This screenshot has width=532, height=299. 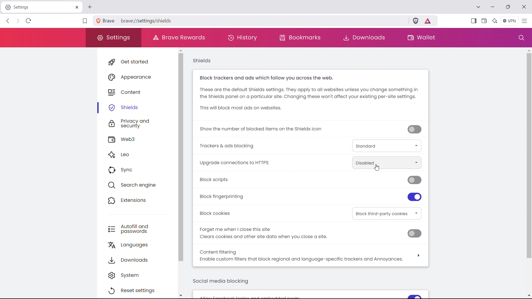 I want to click on Clears cookies and other site data when you close a site., so click(x=267, y=237).